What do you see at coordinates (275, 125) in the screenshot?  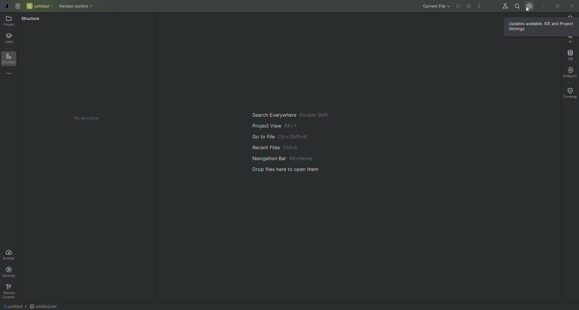 I see `Project View` at bounding box center [275, 125].